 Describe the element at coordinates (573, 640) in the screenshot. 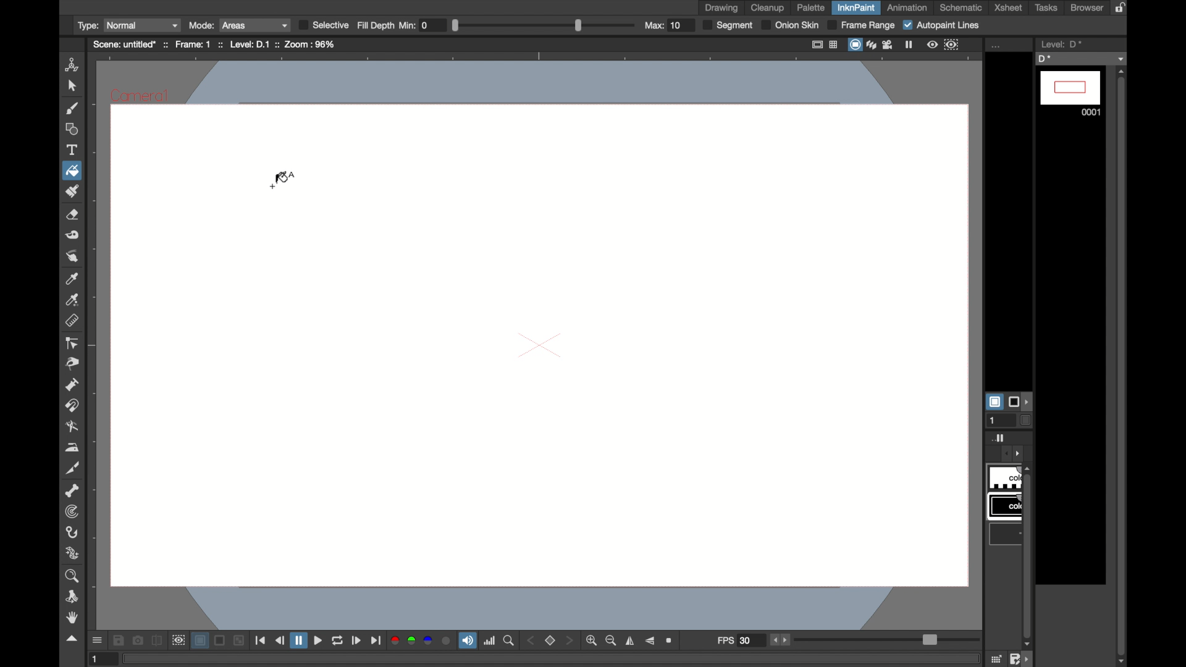

I see `front` at that location.